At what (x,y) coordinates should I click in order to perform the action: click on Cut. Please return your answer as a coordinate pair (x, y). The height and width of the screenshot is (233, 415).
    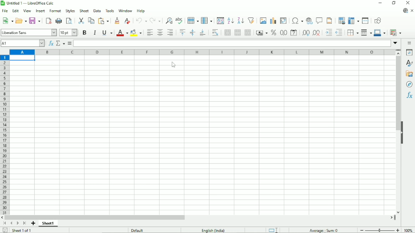
    Looking at the image, I should click on (81, 20).